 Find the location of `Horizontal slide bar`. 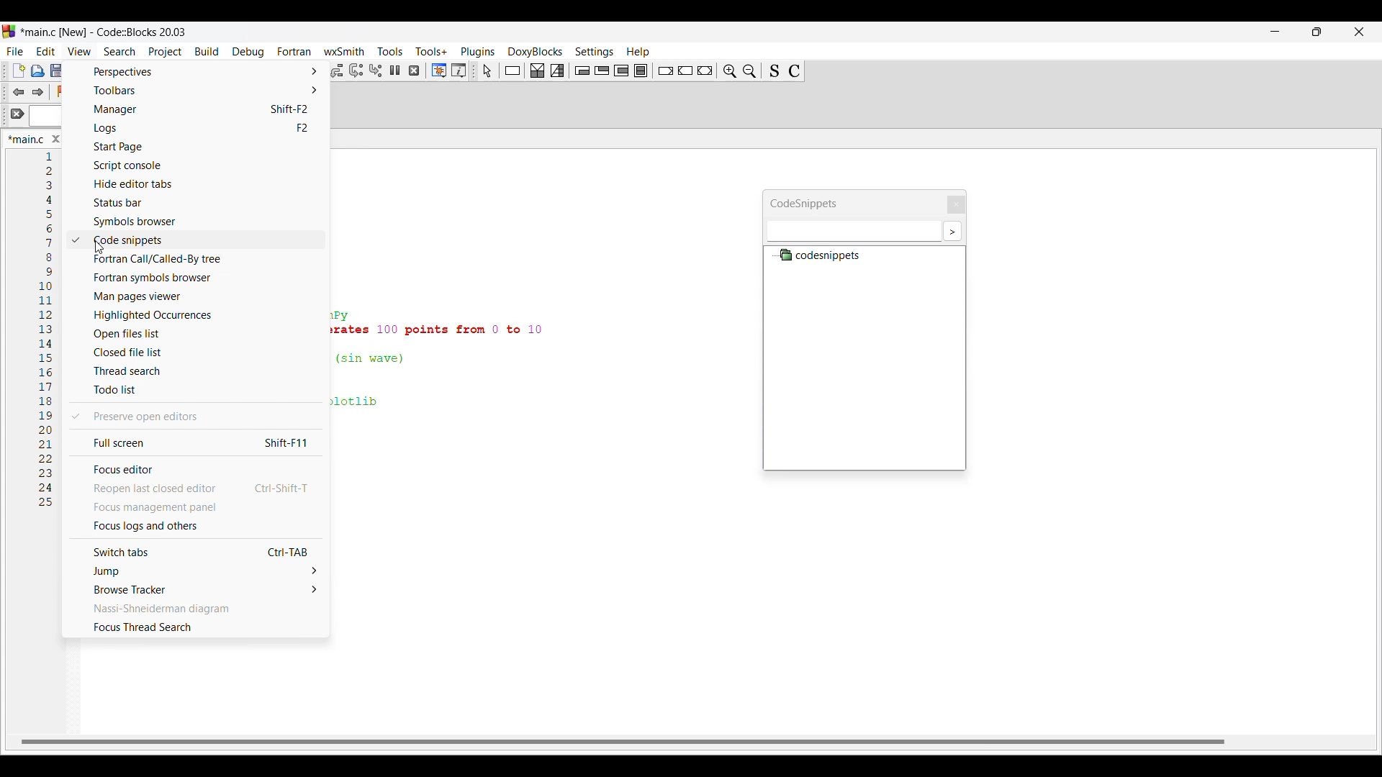

Horizontal slide bar is located at coordinates (622, 741).